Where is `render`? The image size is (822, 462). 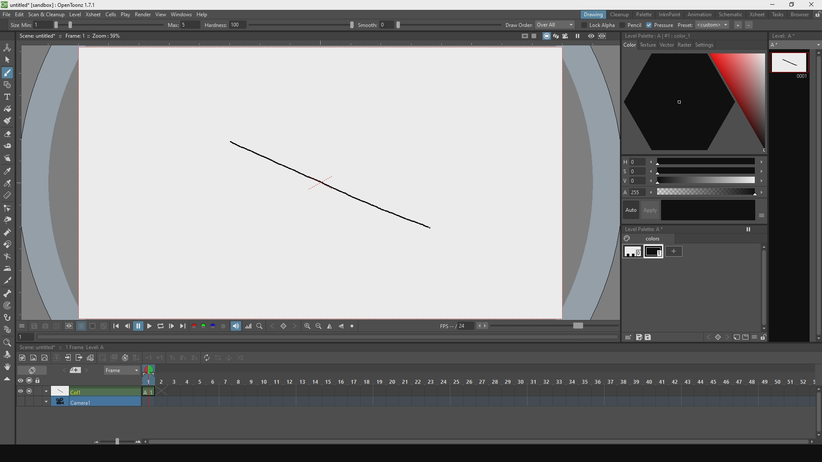 render is located at coordinates (142, 14).